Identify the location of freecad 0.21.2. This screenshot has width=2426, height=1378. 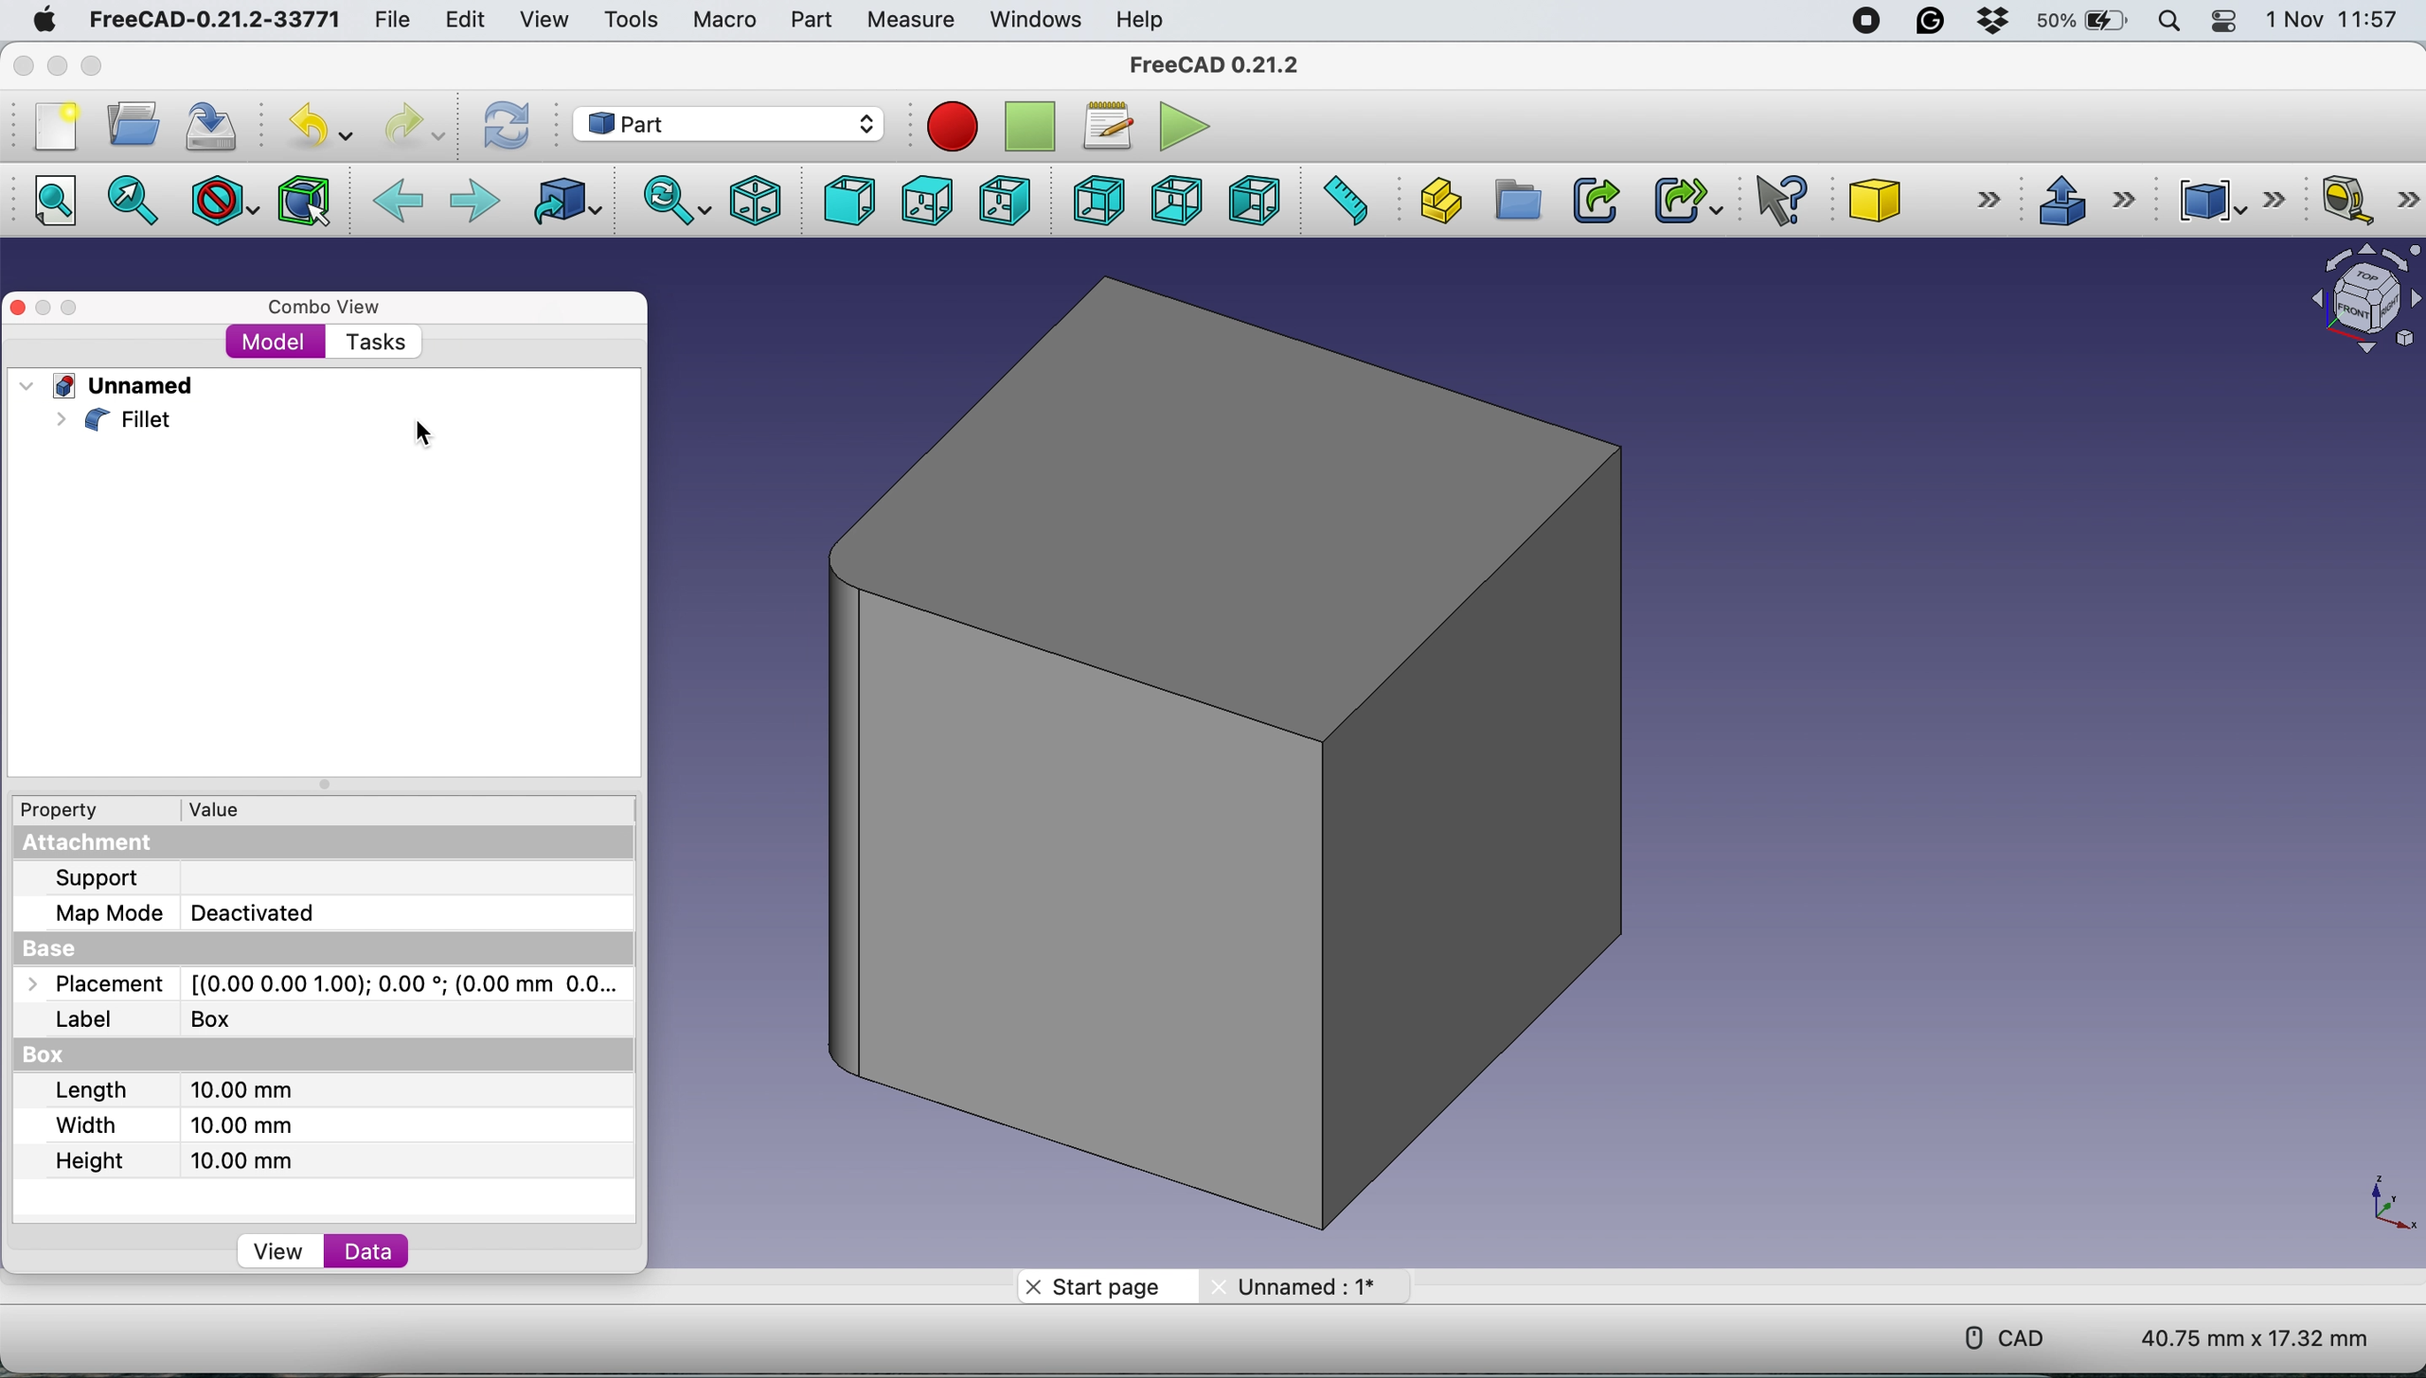
(1218, 61).